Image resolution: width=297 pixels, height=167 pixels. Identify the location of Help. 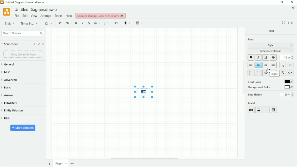
(69, 16).